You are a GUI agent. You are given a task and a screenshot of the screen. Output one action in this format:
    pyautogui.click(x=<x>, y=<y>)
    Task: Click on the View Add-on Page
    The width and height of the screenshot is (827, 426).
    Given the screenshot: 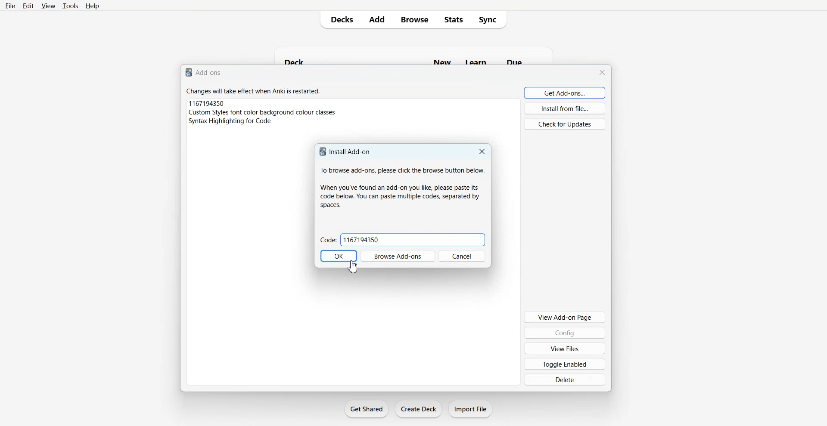 What is the action you would take?
    pyautogui.click(x=565, y=317)
    